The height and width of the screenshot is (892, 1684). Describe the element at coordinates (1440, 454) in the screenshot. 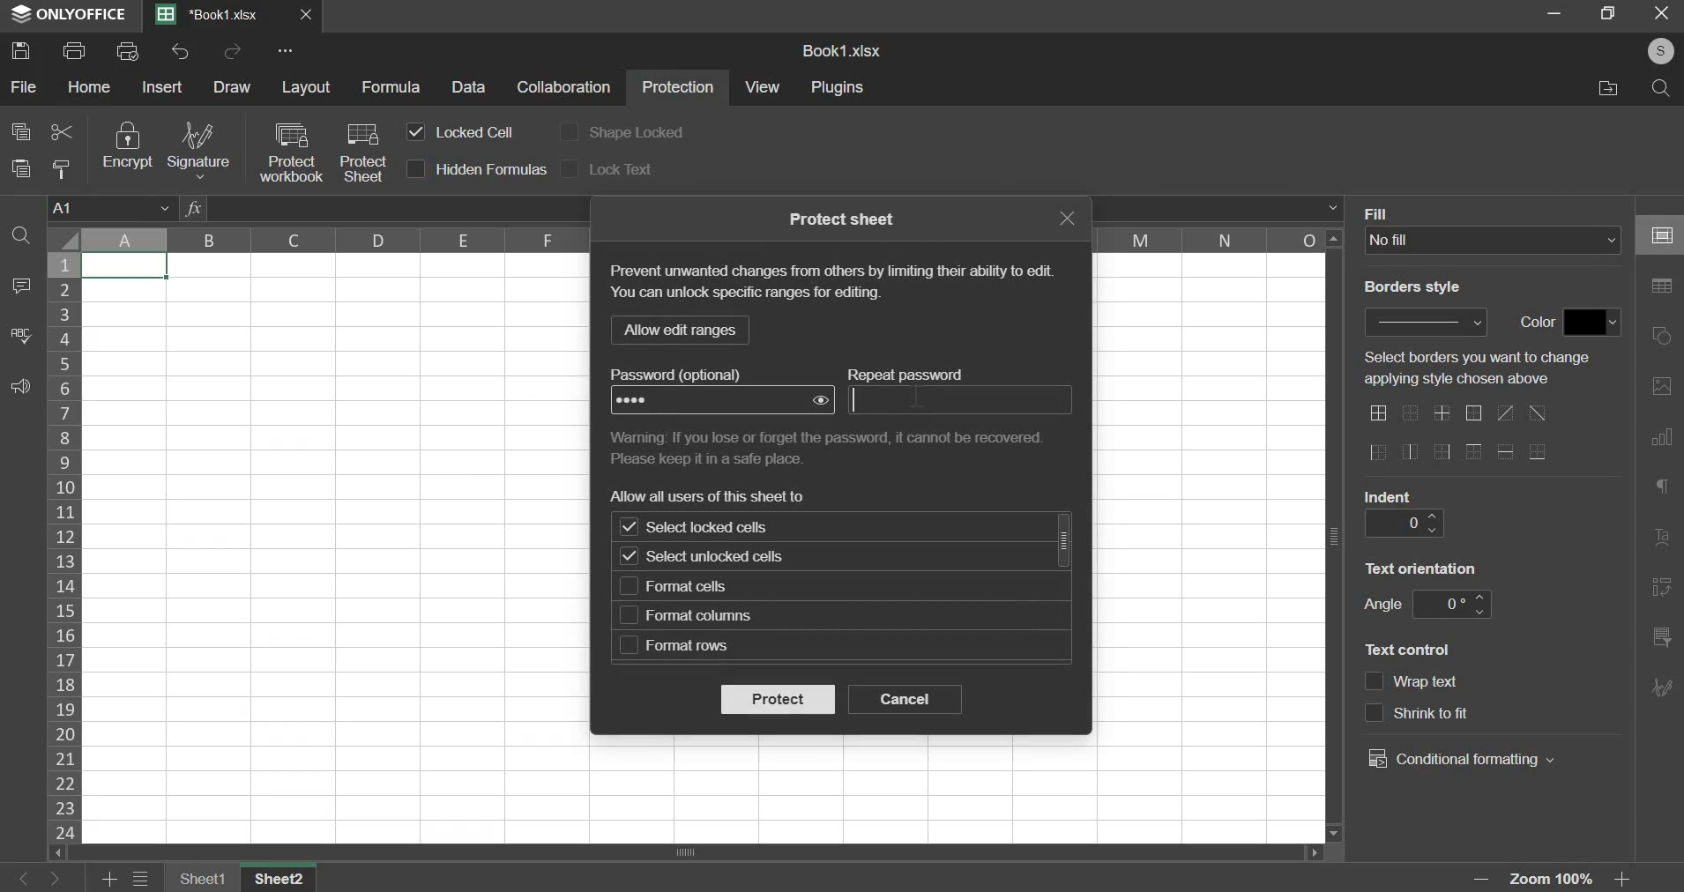

I see `border options` at that location.